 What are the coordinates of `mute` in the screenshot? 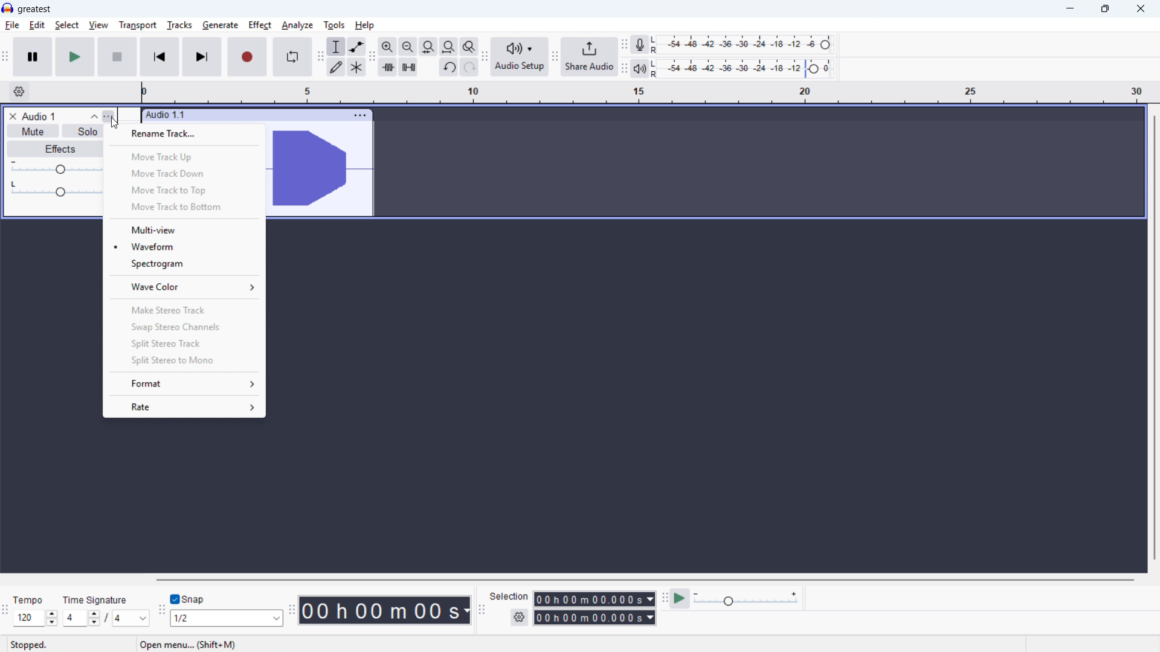 It's located at (33, 131).